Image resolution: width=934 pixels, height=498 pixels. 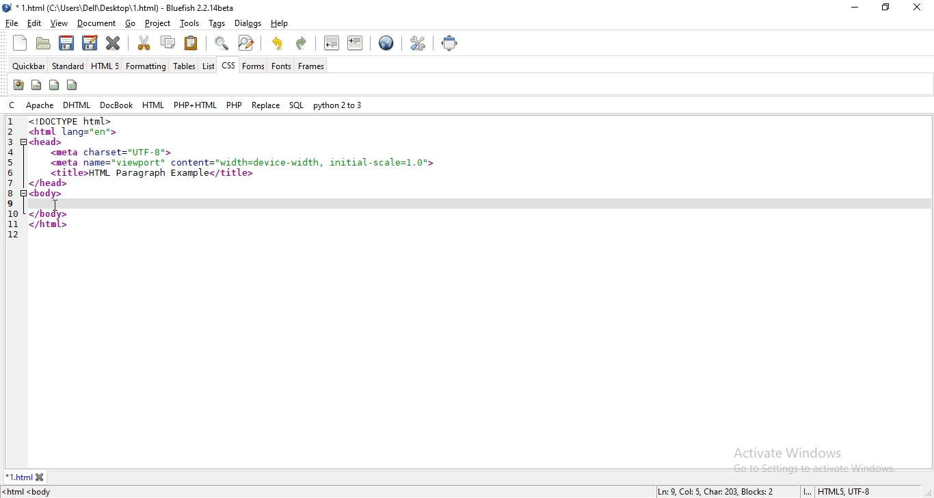 I want to click on file, so click(x=14, y=23).